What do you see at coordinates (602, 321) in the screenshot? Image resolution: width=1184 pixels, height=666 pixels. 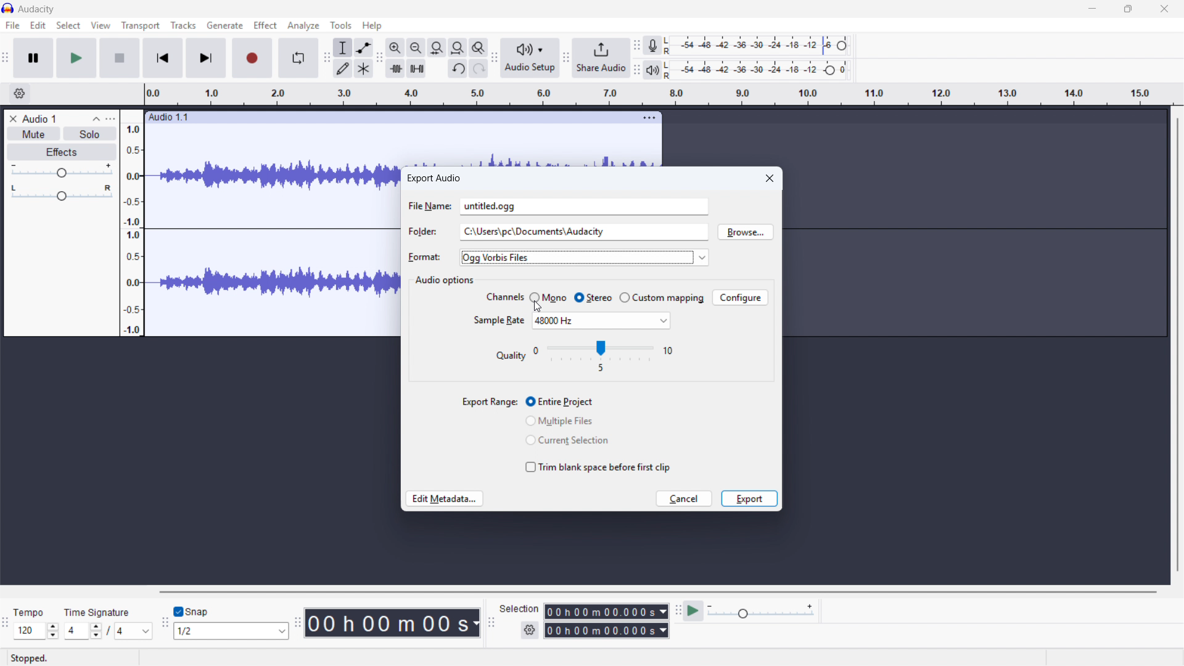 I see `Set sample rate ` at bounding box center [602, 321].